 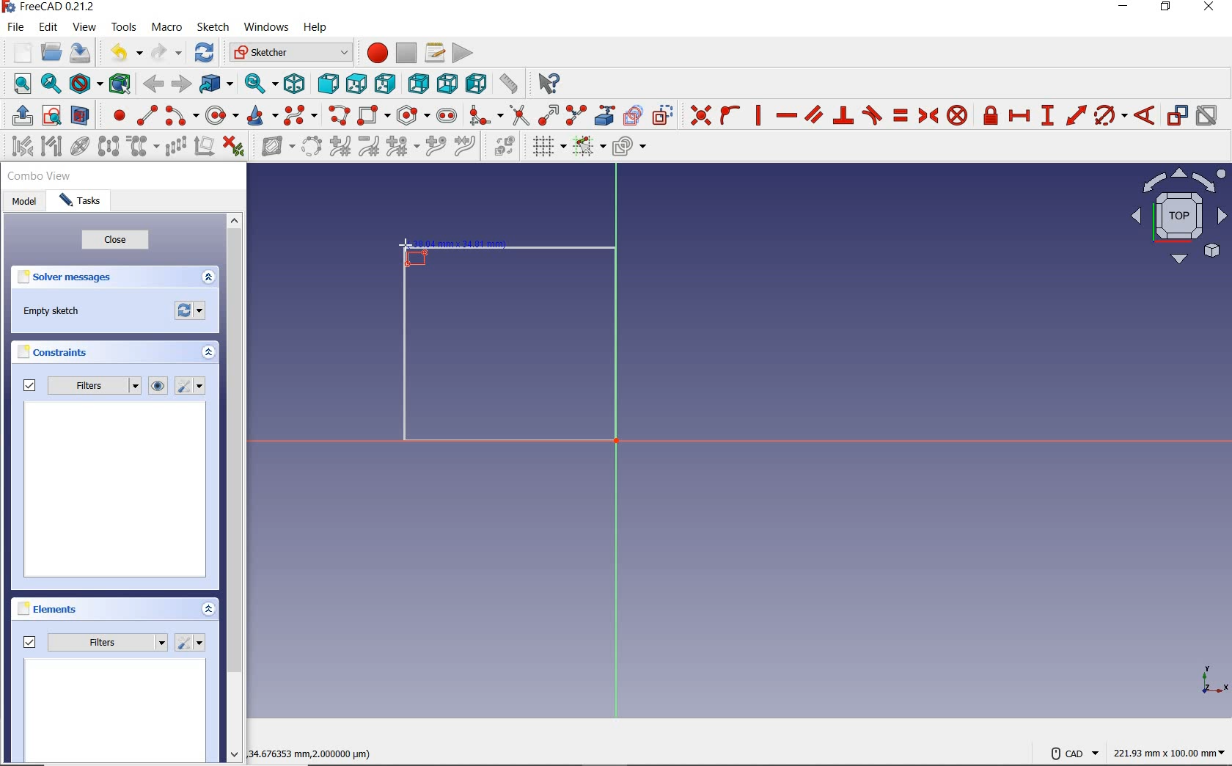 What do you see at coordinates (144, 147) in the screenshot?
I see `clone` at bounding box center [144, 147].